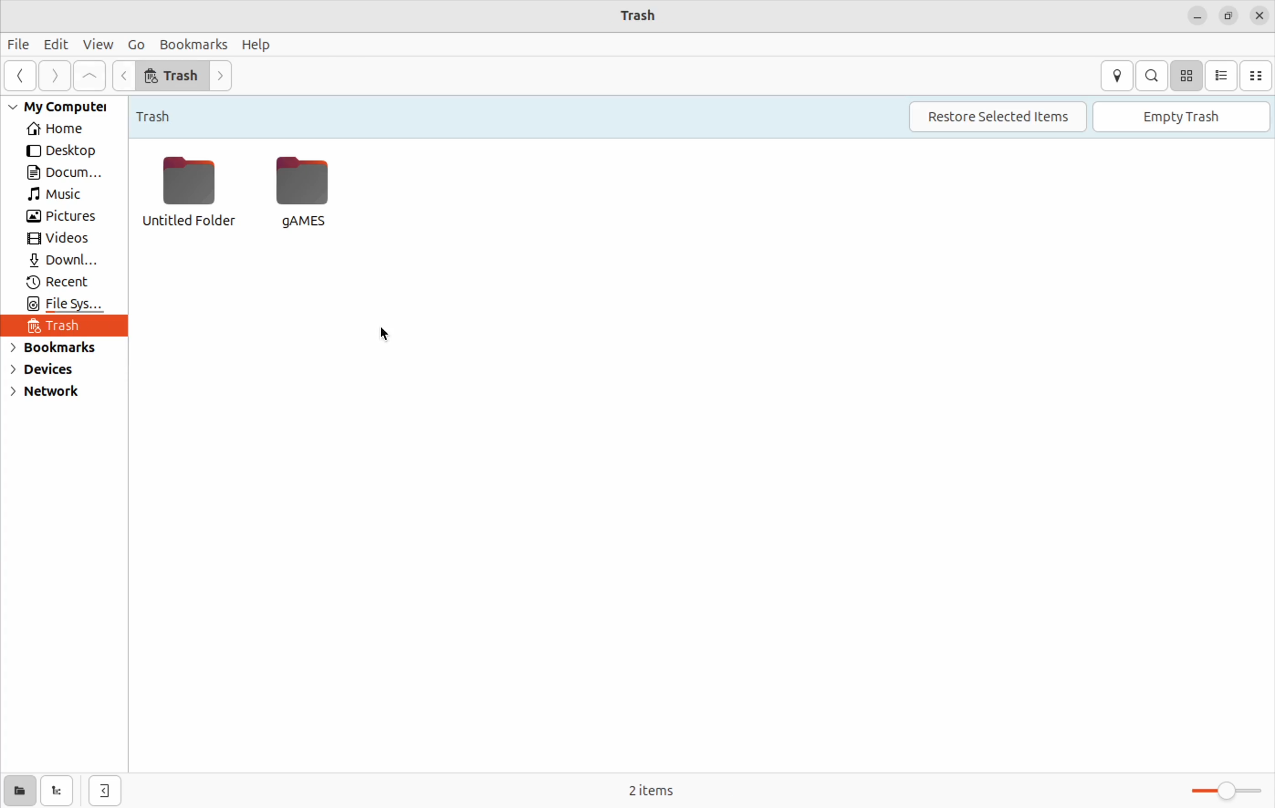 Image resolution: width=1275 pixels, height=808 pixels. I want to click on Trash, so click(161, 113).